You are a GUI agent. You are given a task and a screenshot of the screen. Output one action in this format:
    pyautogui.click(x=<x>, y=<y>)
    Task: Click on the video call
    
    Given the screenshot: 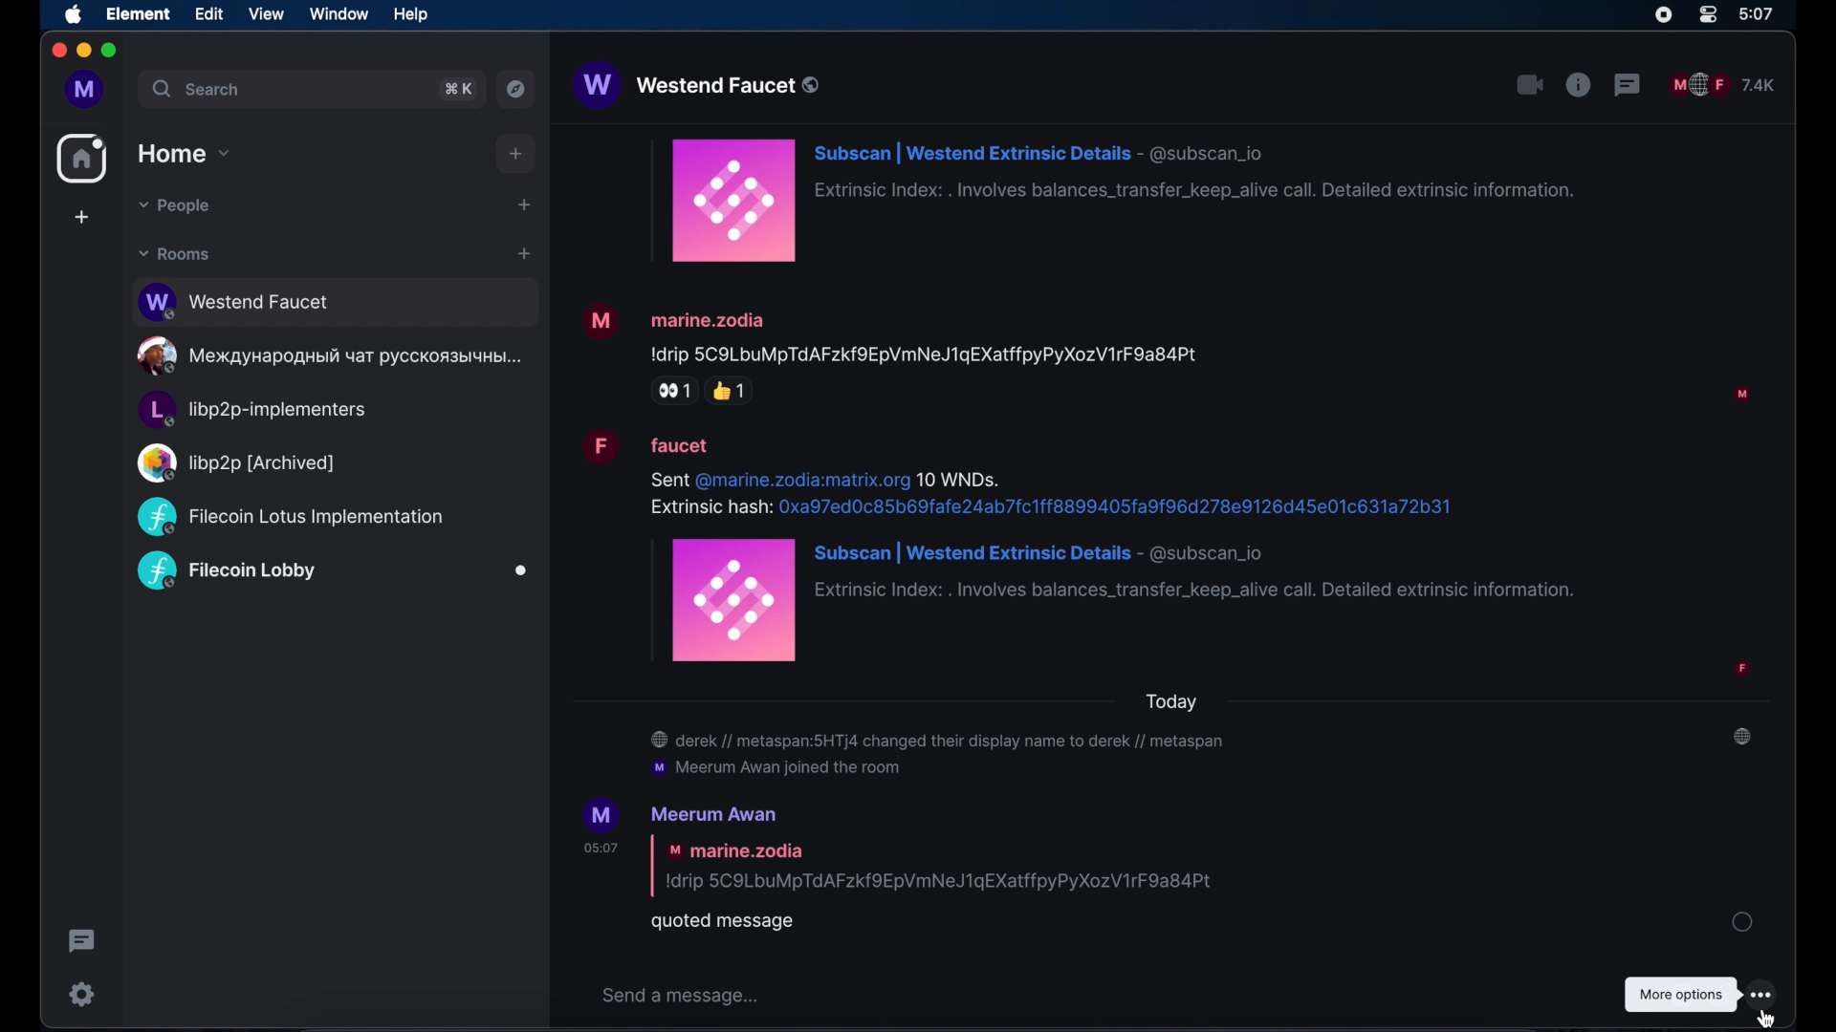 What is the action you would take?
    pyautogui.click(x=1529, y=85)
    